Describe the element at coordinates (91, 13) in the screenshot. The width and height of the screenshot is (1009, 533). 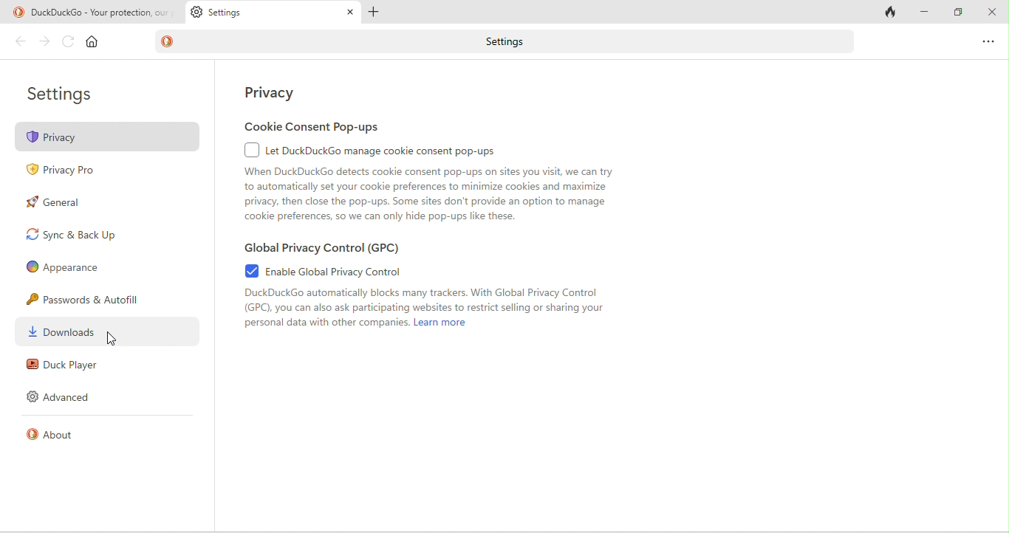
I see `DuckDuckGo - Your protection our priority` at that location.